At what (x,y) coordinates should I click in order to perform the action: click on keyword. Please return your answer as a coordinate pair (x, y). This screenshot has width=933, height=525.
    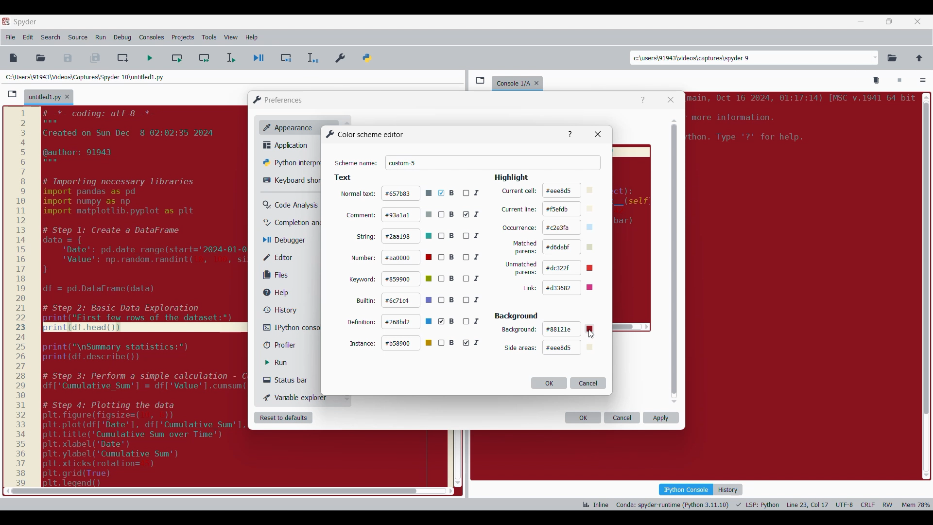
    Looking at the image, I should click on (363, 280).